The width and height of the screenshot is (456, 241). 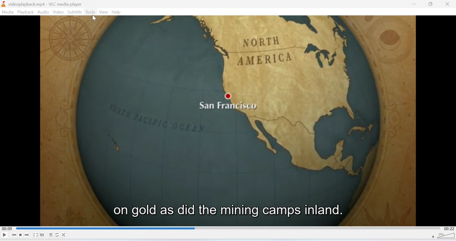 I want to click on Audio, so click(x=43, y=12).